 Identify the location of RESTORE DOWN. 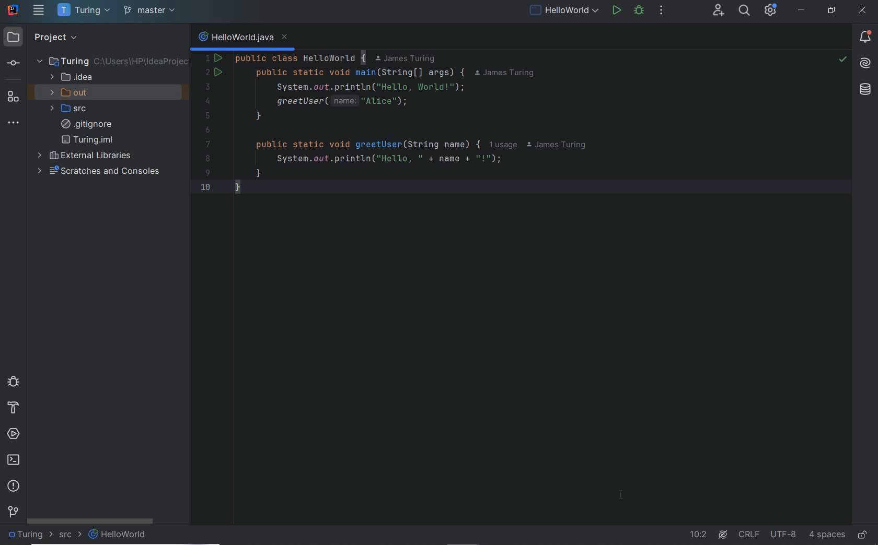
(832, 11).